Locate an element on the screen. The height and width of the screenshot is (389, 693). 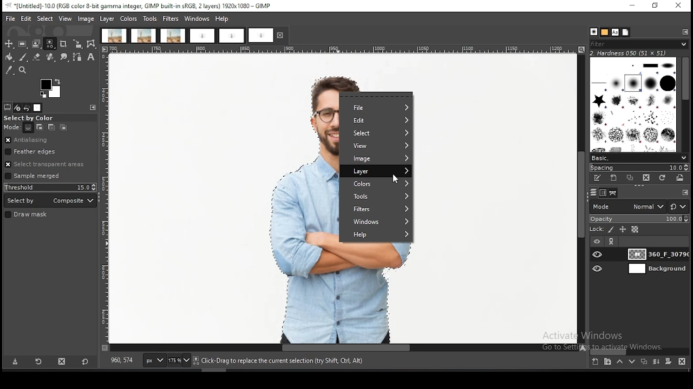
foreground select tool is located at coordinates (36, 44).